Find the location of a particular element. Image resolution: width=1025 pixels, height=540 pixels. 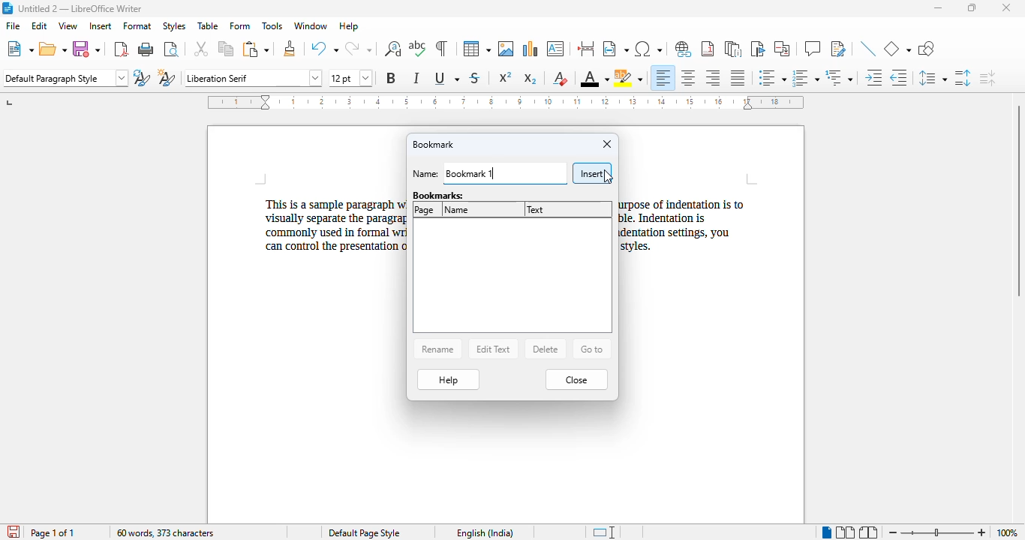

multi-page view is located at coordinates (845, 532).